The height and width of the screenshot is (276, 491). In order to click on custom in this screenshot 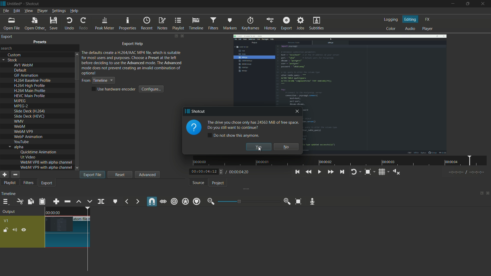, I will do `click(15, 55)`.